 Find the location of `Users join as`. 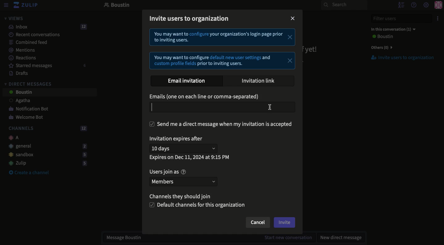

Users join as is located at coordinates (167, 172).